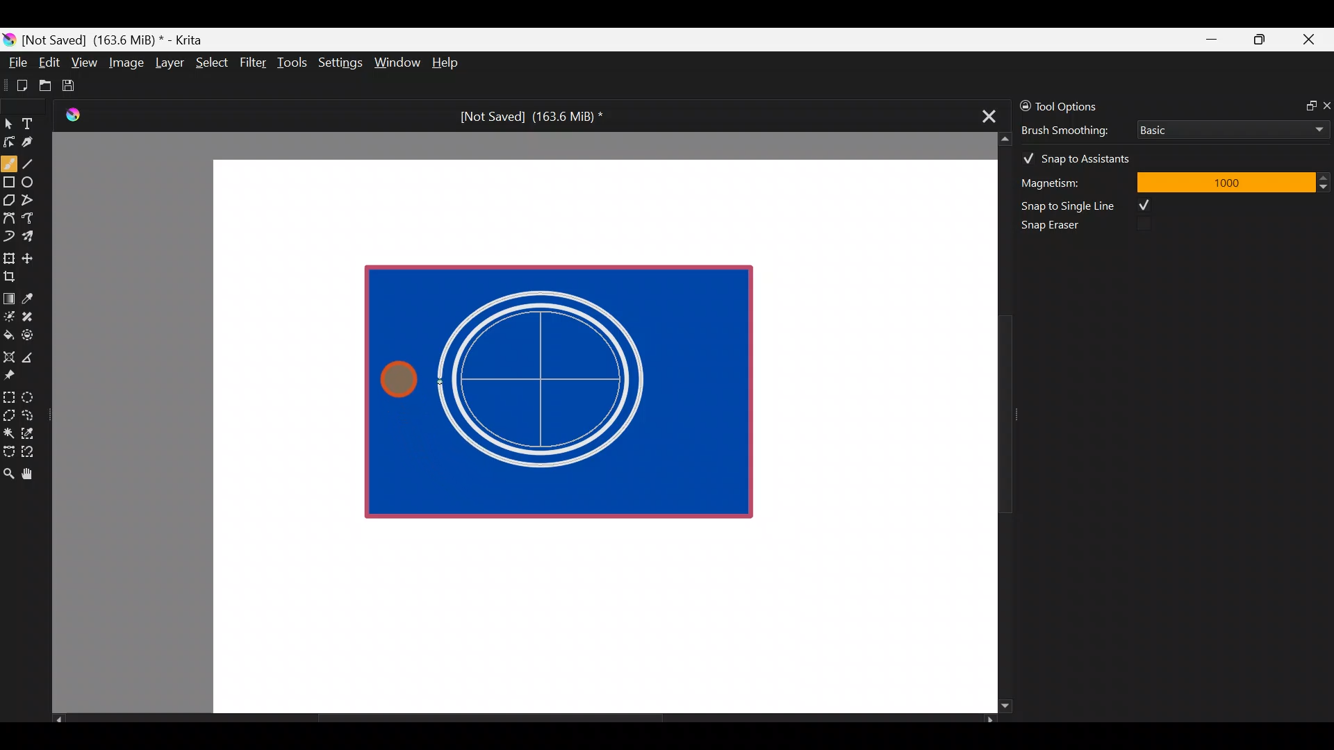  What do you see at coordinates (33, 297) in the screenshot?
I see `Sample a colour from the image/current layer` at bounding box center [33, 297].